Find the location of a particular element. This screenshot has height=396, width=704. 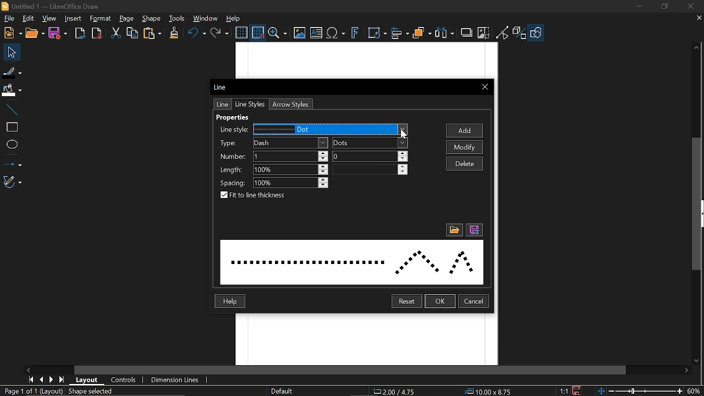

Open is located at coordinates (34, 34).